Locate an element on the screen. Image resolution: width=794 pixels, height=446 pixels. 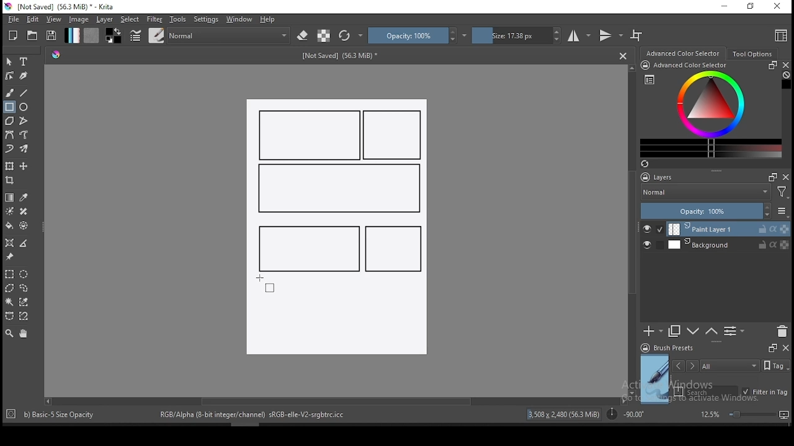
elliptical selection tool is located at coordinates (24, 274).